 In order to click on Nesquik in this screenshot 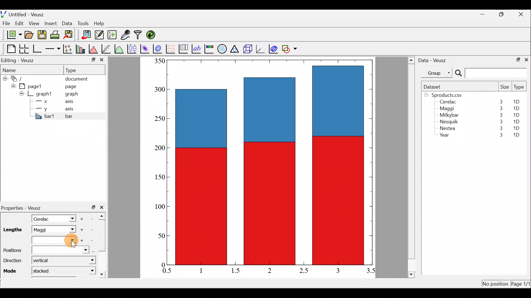, I will do `click(448, 122)`.